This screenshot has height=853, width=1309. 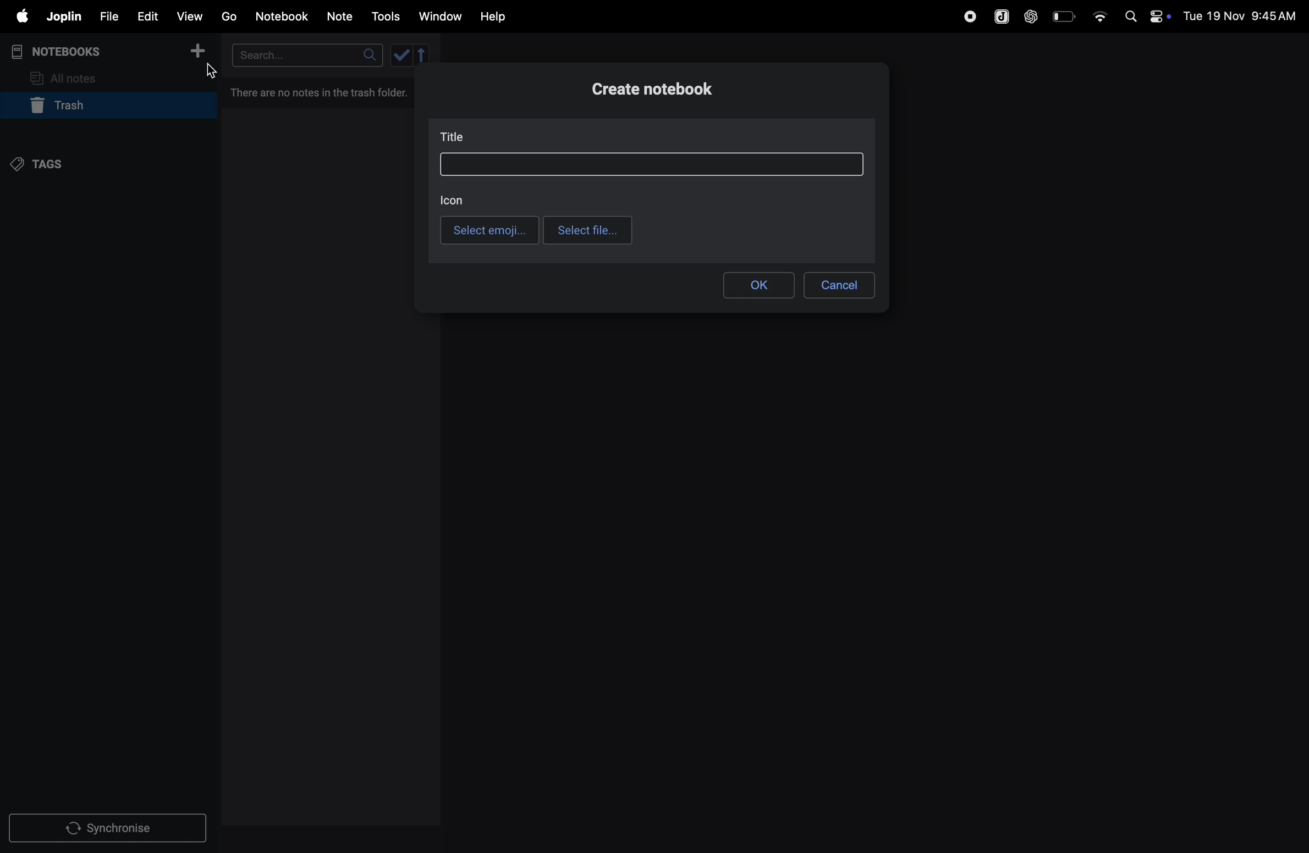 What do you see at coordinates (457, 138) in the screenshot?
I see `title` at bounding box center [457, 138].